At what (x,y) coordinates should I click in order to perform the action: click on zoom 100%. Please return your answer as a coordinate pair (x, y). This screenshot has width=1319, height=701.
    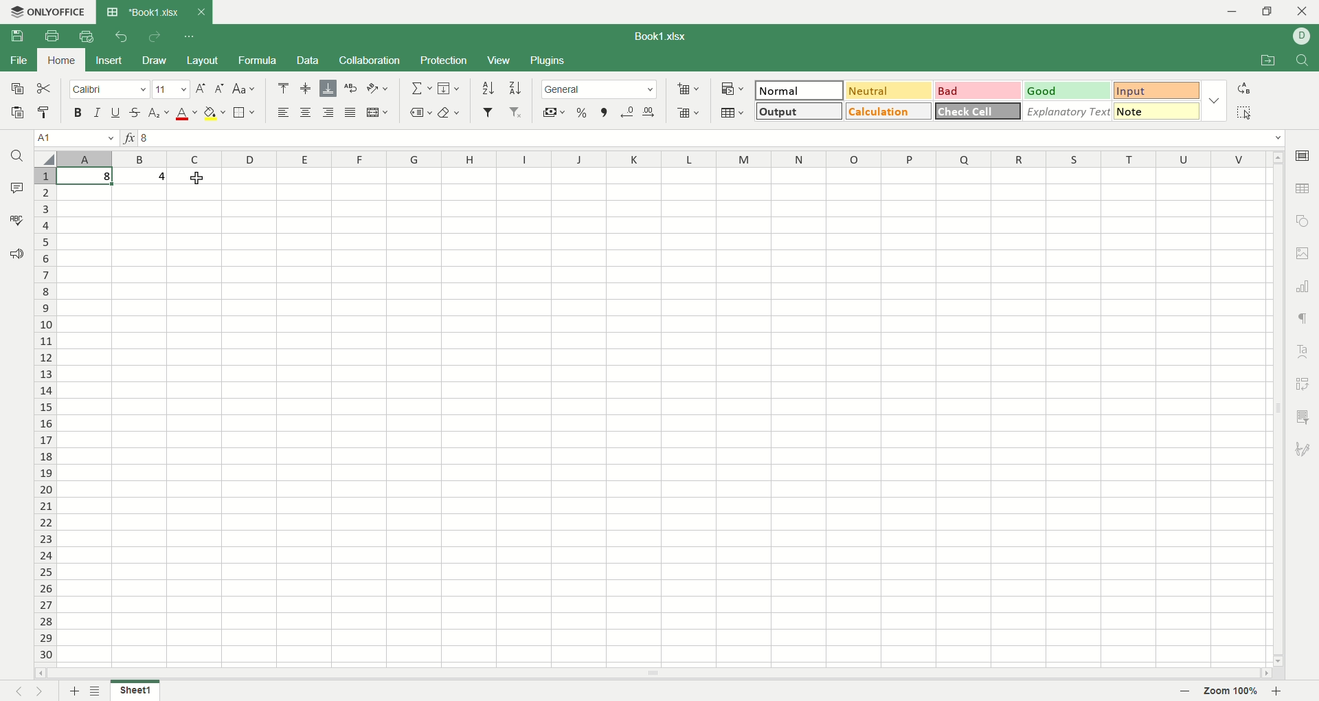
    Looking at the image, I should click on (1231, 690).